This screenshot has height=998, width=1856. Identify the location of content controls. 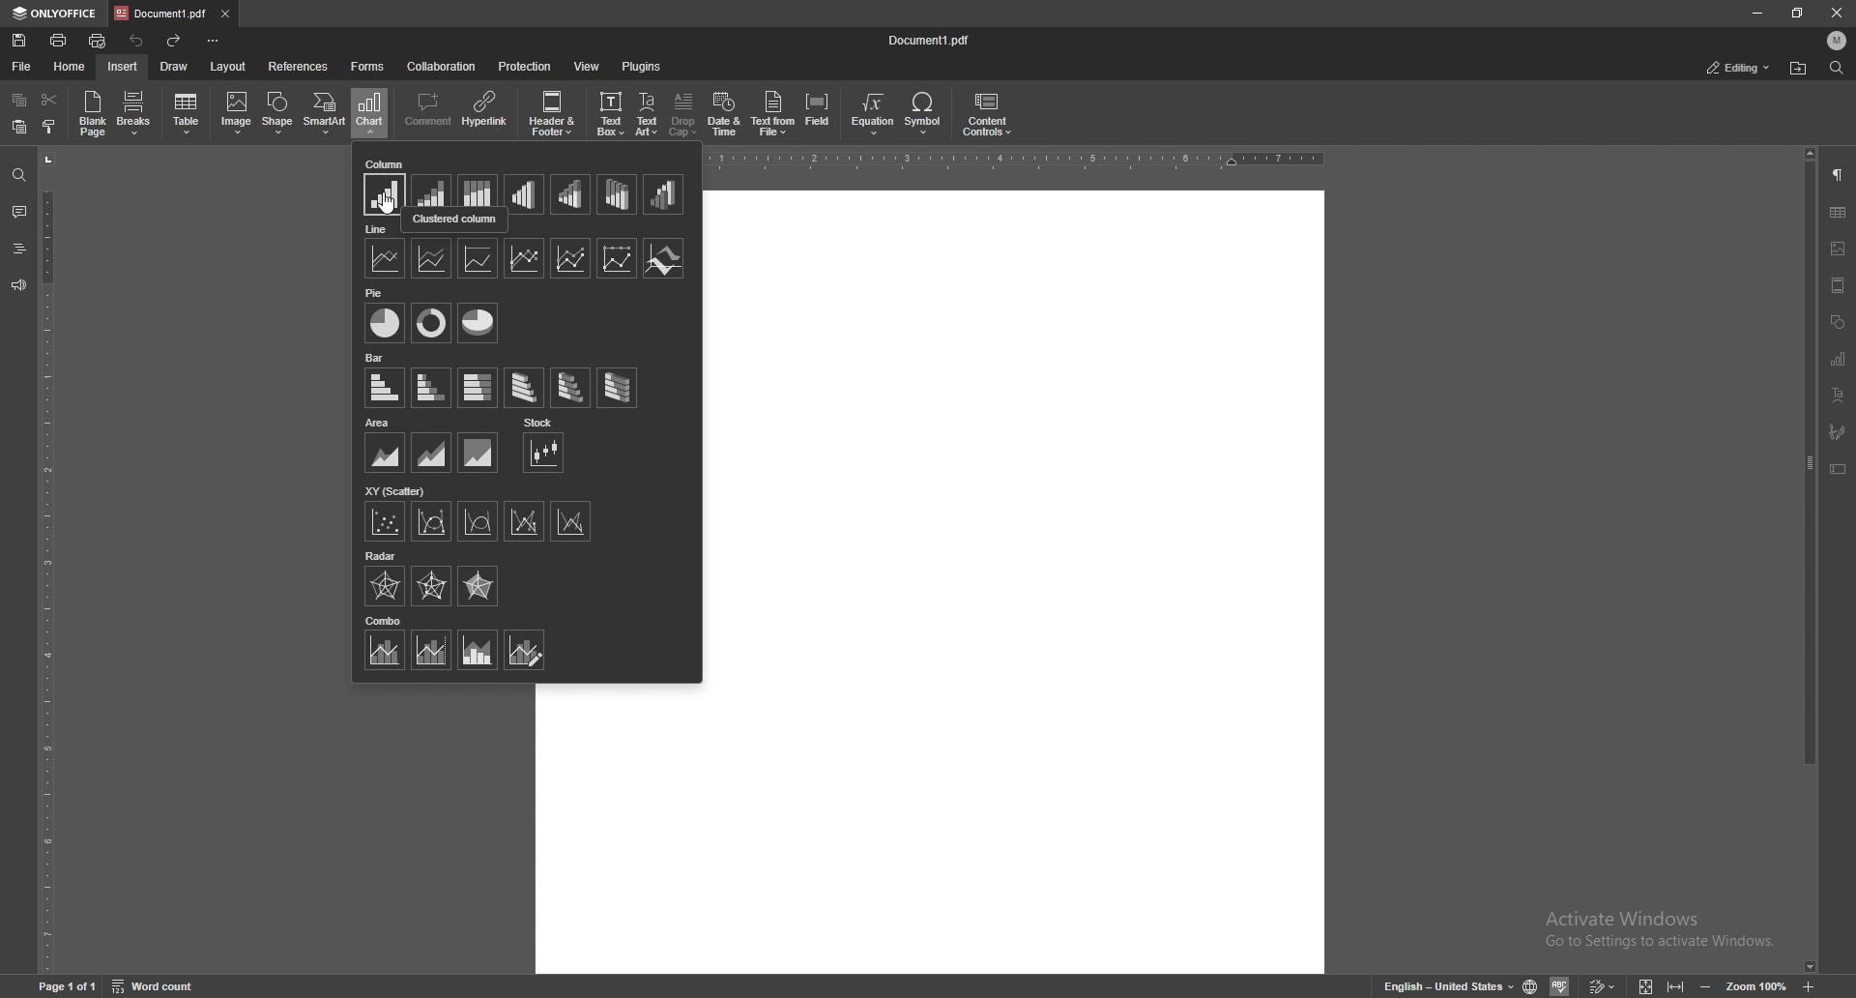
(990, 113).